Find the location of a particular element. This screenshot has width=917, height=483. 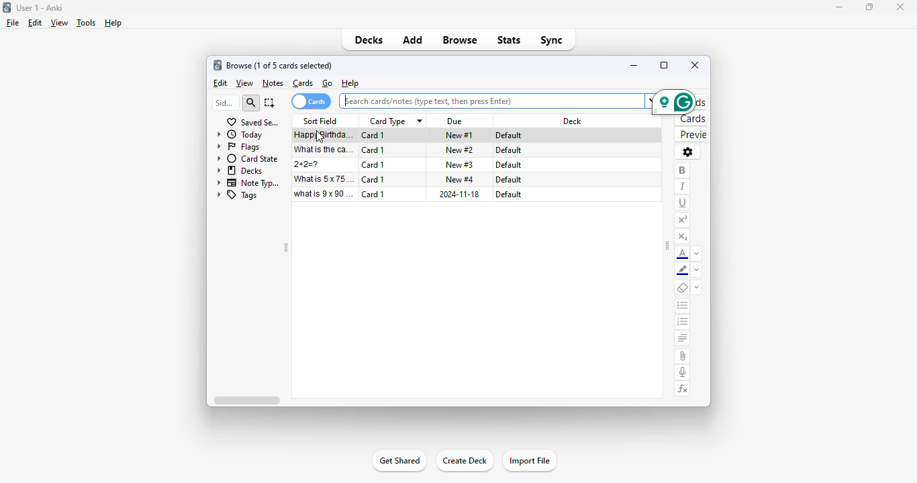

default is located at coordinates (509, 180).